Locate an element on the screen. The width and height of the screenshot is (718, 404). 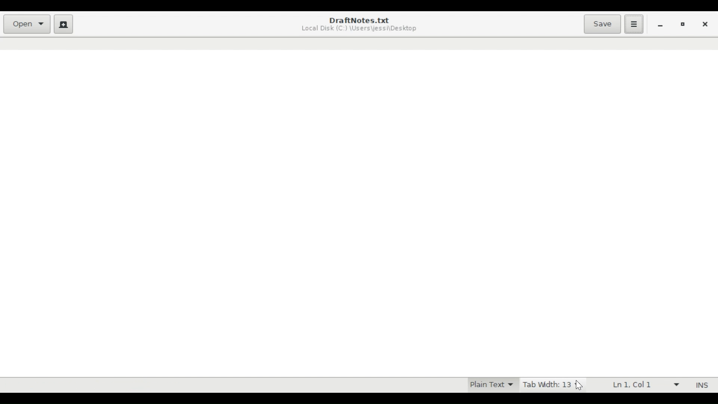
DraftNotes.txt
Local Disk (C:) \Users\jessi\Desktop is located at coordinates (361, 25).